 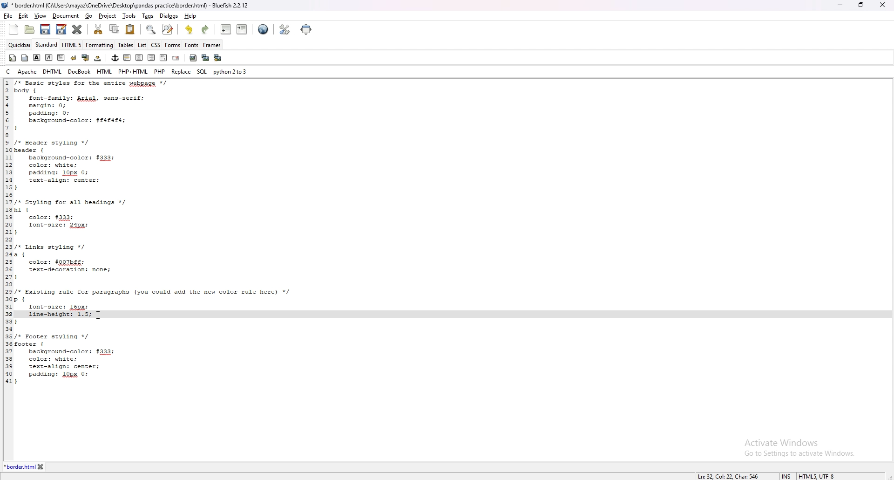 What do you see at coordinates (8, 15) in the screenshot?
I see `file` at bounding box center [8, 15].